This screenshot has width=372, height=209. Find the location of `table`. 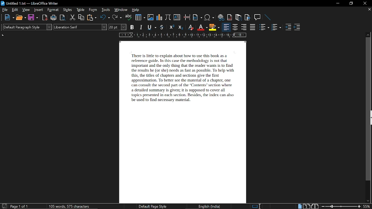

table is located at coordinates (81, 10).